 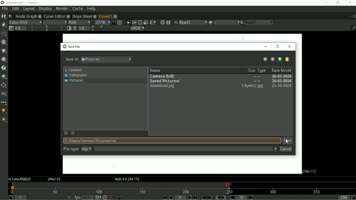 I want to click on Aspect, so click(x=54, y=179).